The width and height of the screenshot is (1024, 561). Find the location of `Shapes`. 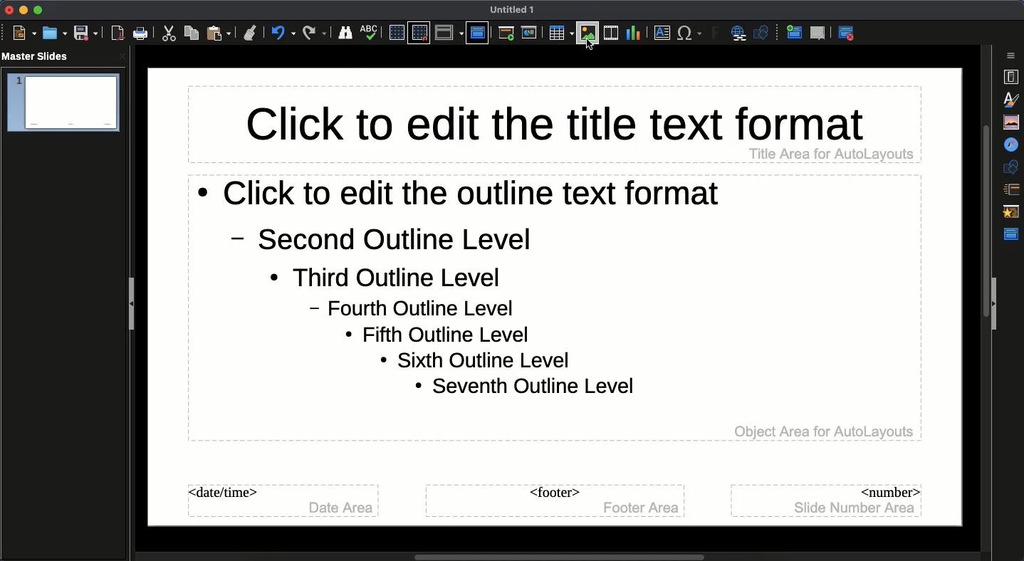

Shapes is located at coordinates (763, 34).